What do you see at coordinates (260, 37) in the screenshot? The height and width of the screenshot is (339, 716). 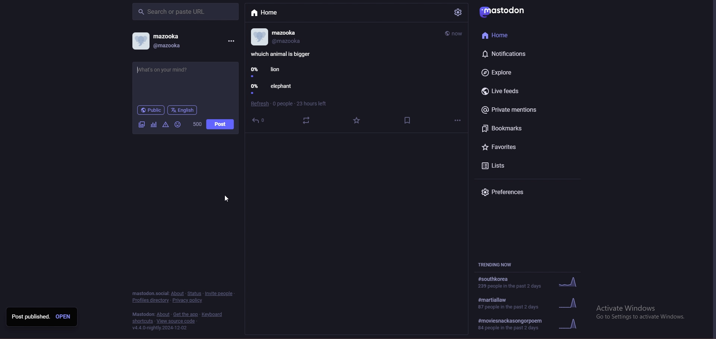 I see `profile` at bounding box center [260, 37].